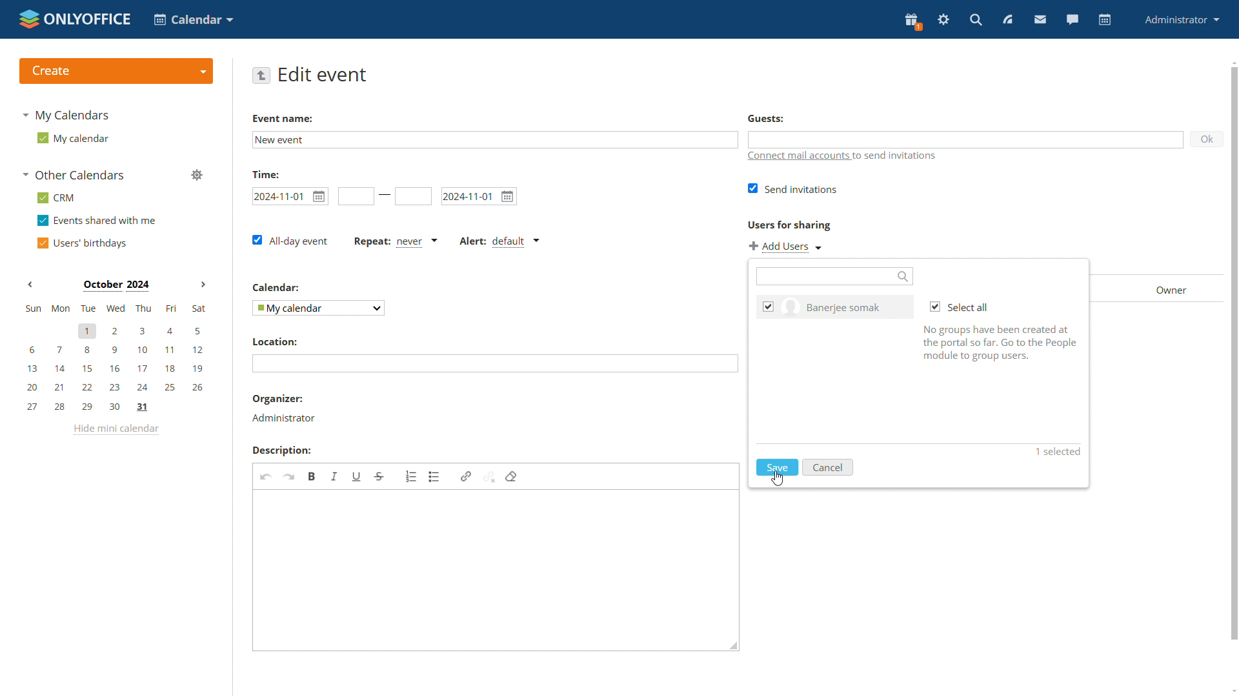 The width and height of the screenshot is (1239, 697). What do you see at coordinates (356, 197) in the screenshot?
I see `start time` at bounding box center [356, 197].